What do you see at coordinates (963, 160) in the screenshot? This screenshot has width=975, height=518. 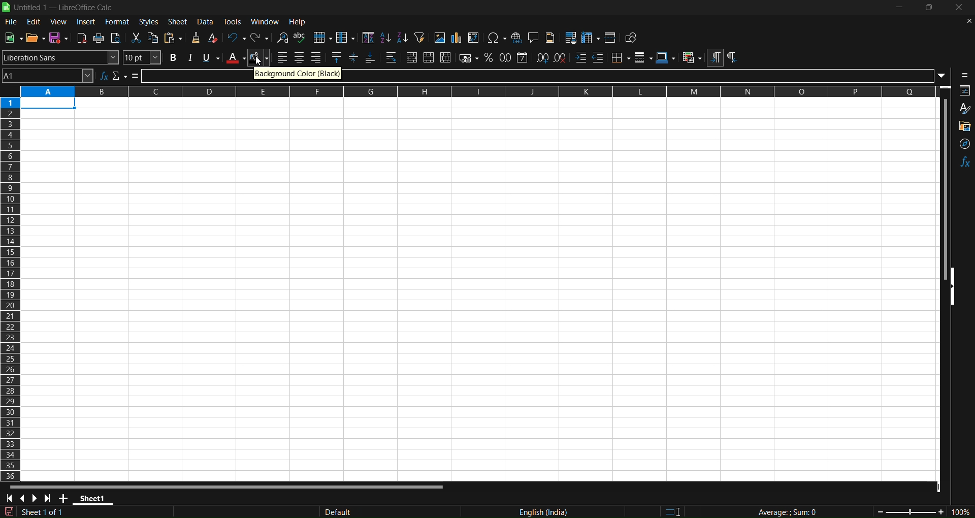 I see `functions` at bounding box center [963, 160].